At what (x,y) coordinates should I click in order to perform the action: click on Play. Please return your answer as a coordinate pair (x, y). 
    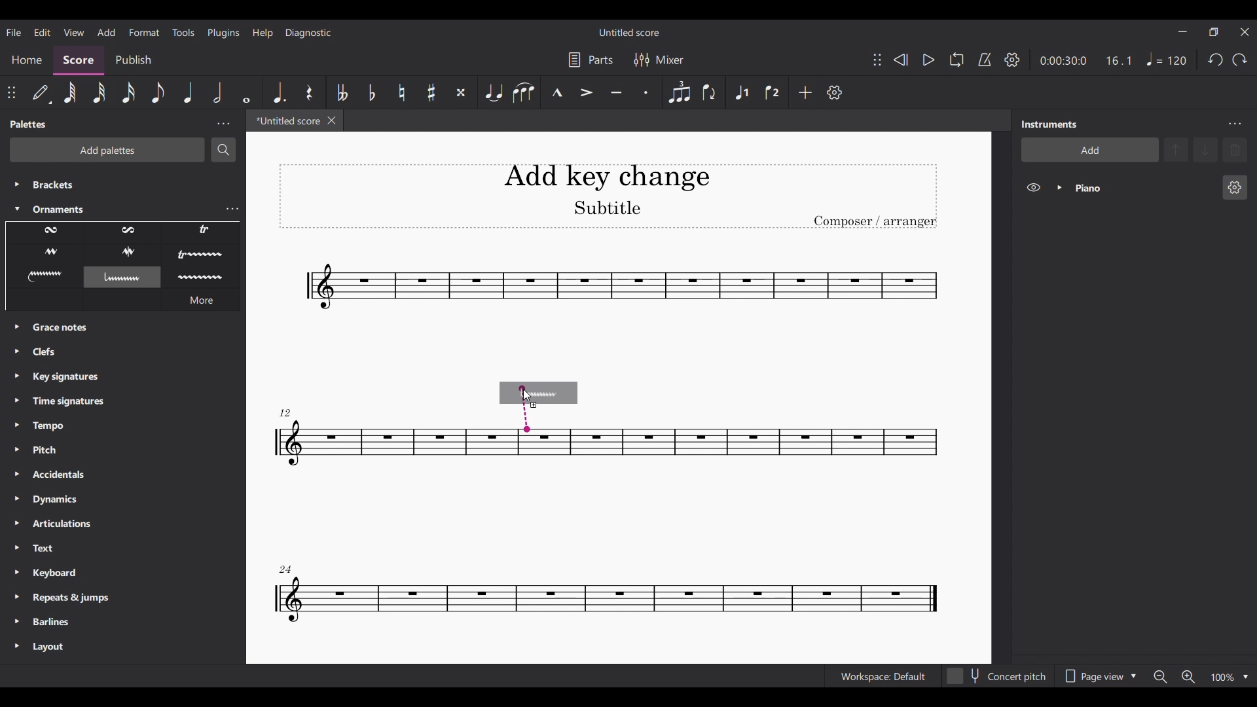
    Looking at the image, I should click on (928, 60).